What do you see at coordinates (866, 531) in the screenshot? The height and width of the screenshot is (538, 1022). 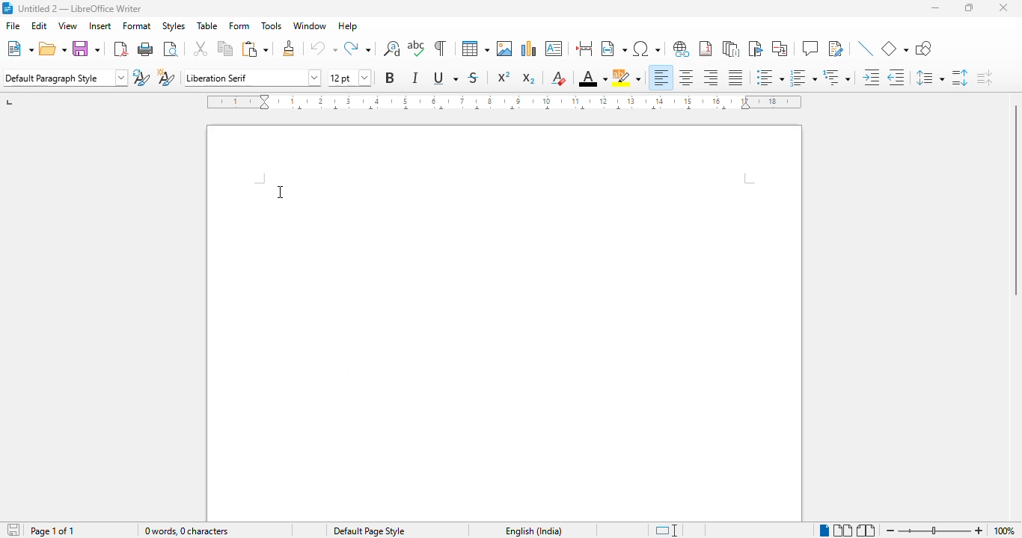 I see `book view` at bounding box center [866, 531].